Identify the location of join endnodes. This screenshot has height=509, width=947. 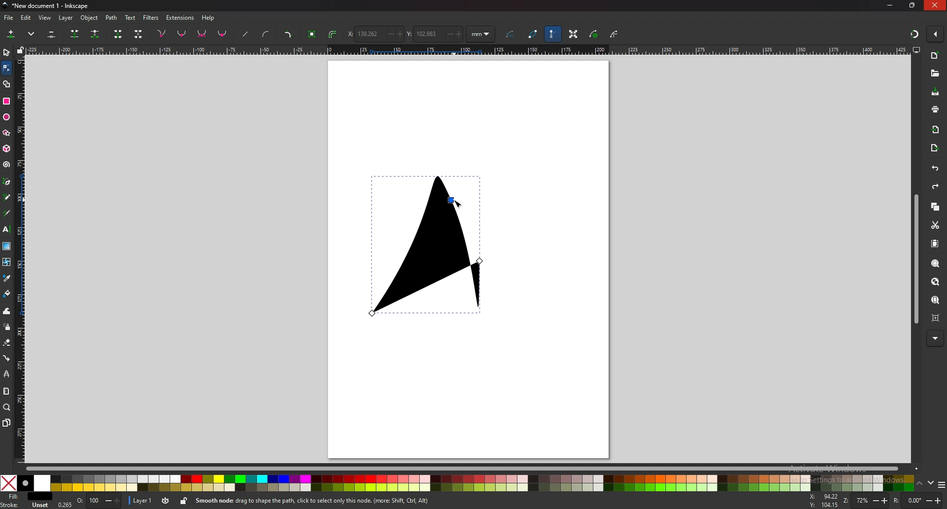
(119, 34).